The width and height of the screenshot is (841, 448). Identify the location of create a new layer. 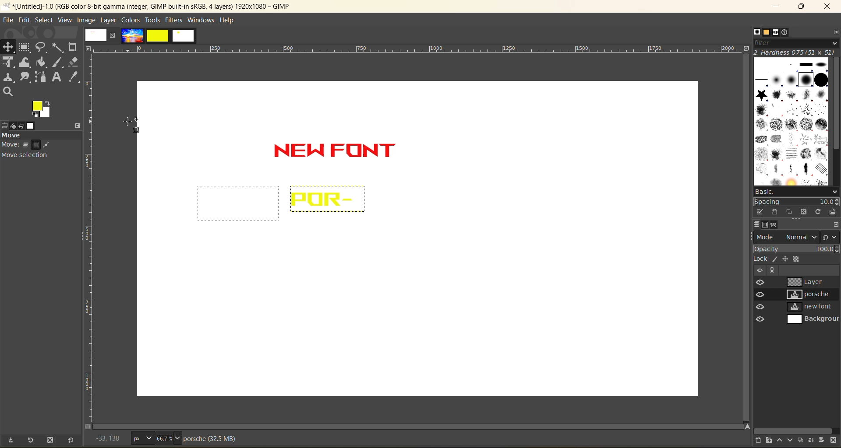
(755, 439).